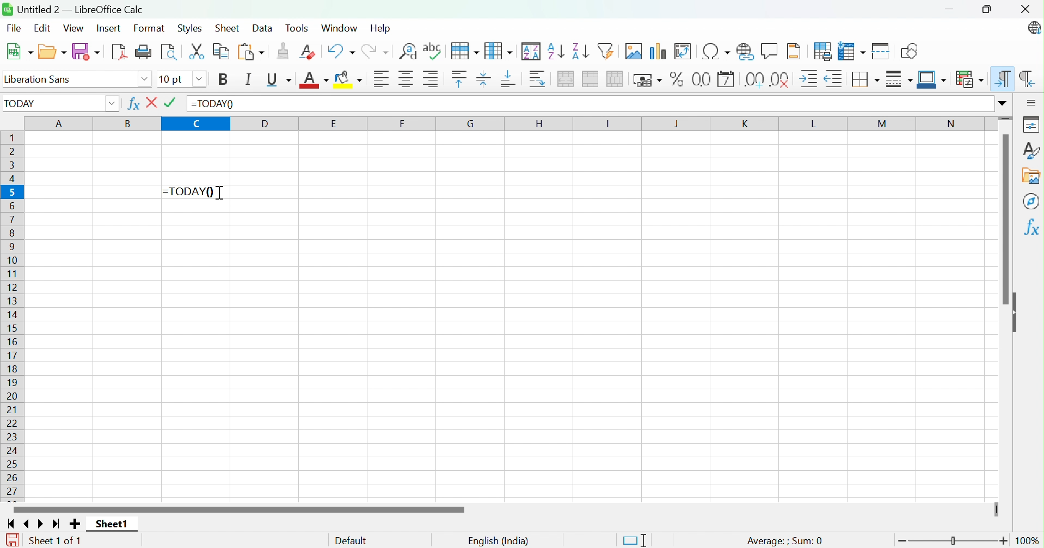  What do you see at coordinates (341, 51) in the screenshot?
I see `Undo` at bounding box center [341, 51].